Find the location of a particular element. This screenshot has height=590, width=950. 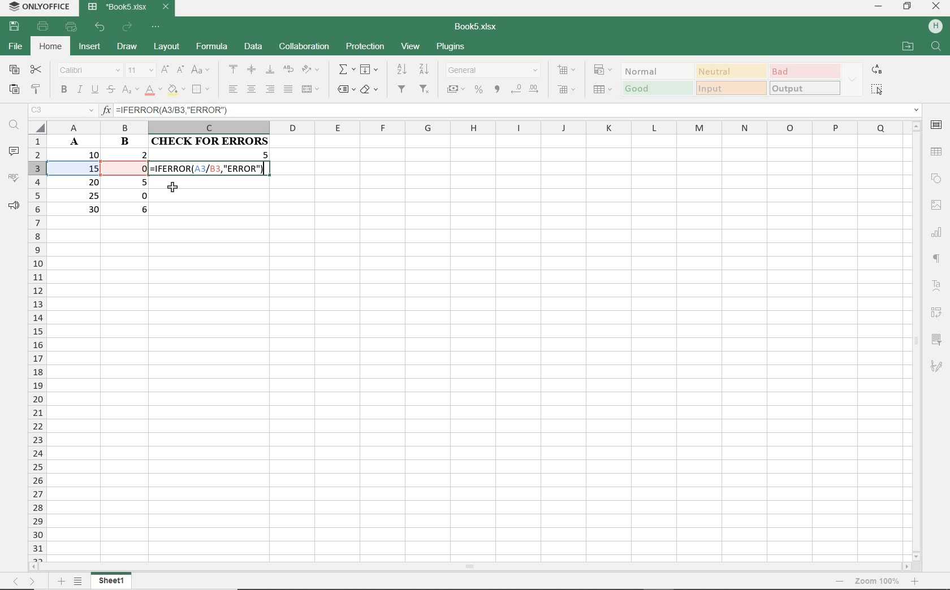

INPUT FUNCTION is located at coordinates (511, 111).